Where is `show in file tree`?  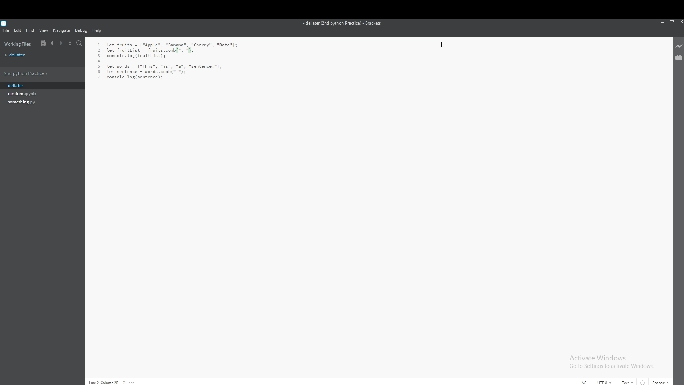
show in file tree is located at coordinates (42, 43).